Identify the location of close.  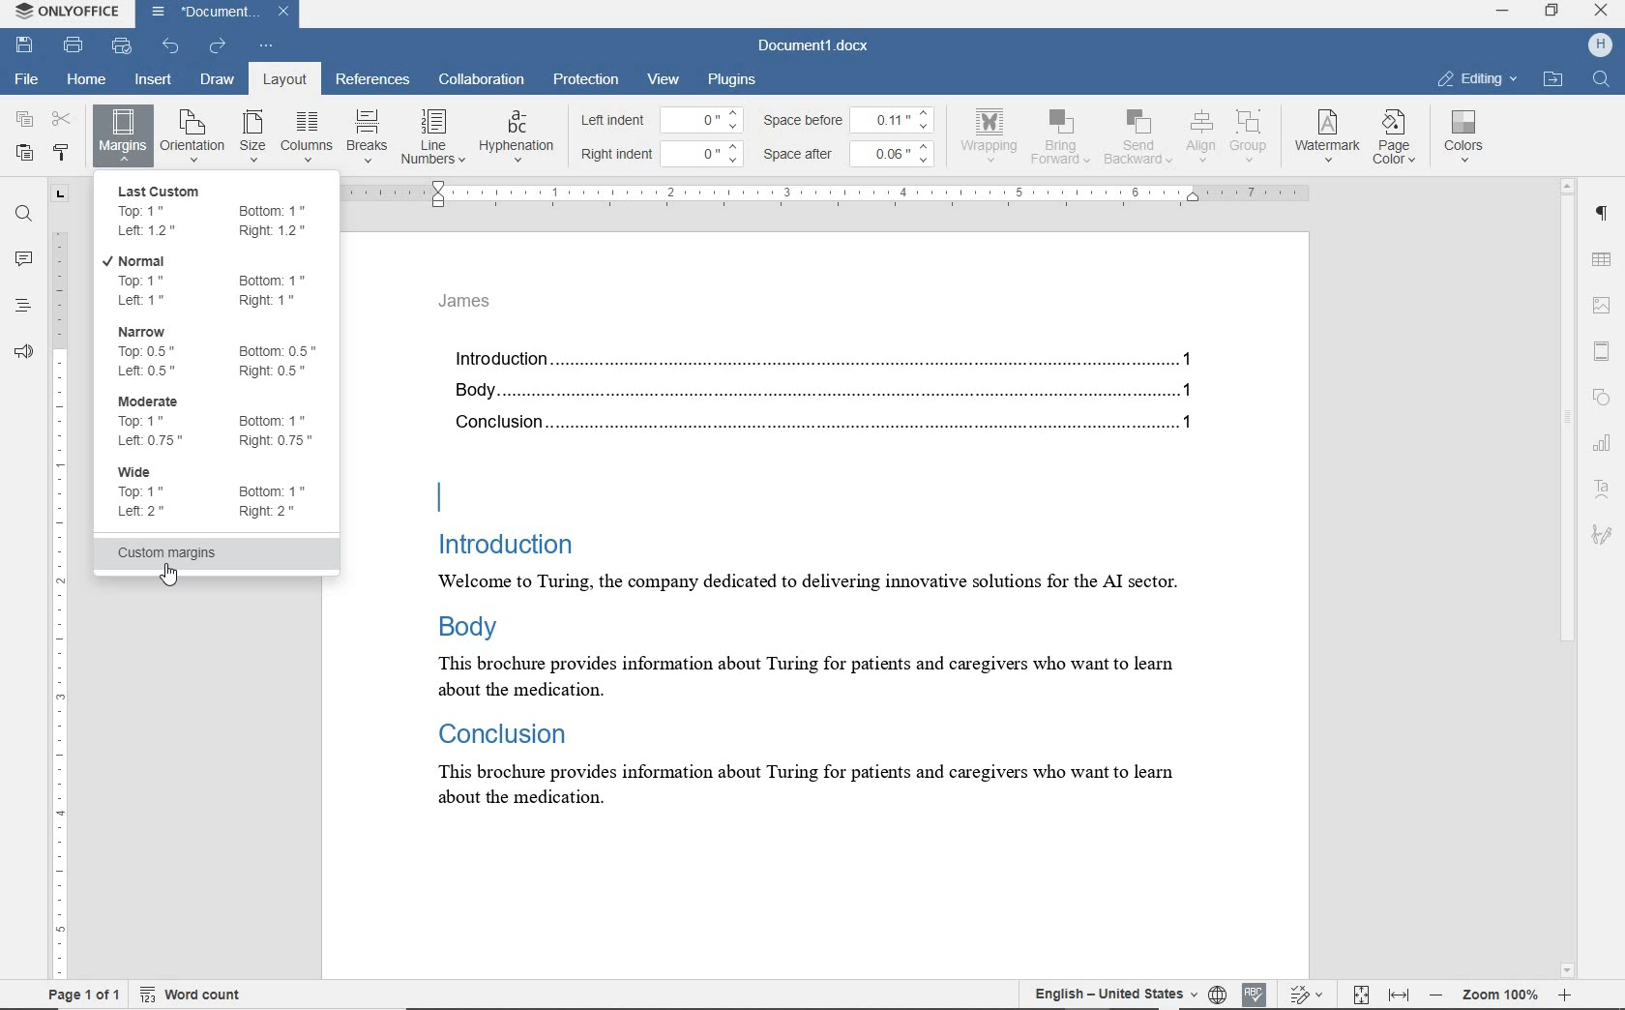
(289, 10).